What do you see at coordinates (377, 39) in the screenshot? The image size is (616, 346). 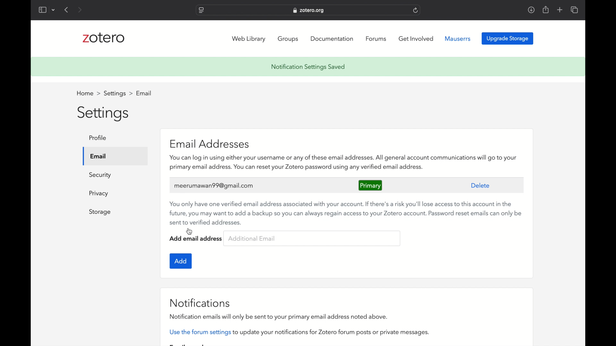 I see `forums` at bounding box center [377, 39].